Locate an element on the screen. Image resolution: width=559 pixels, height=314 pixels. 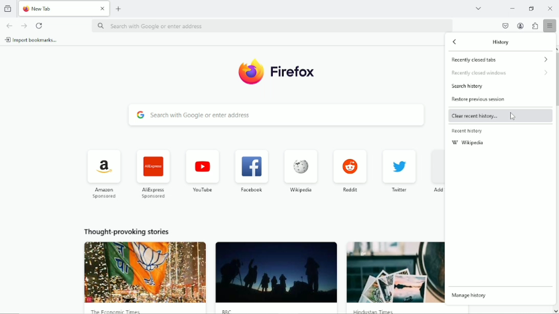
Minimize is located at coordinates (513, 8).